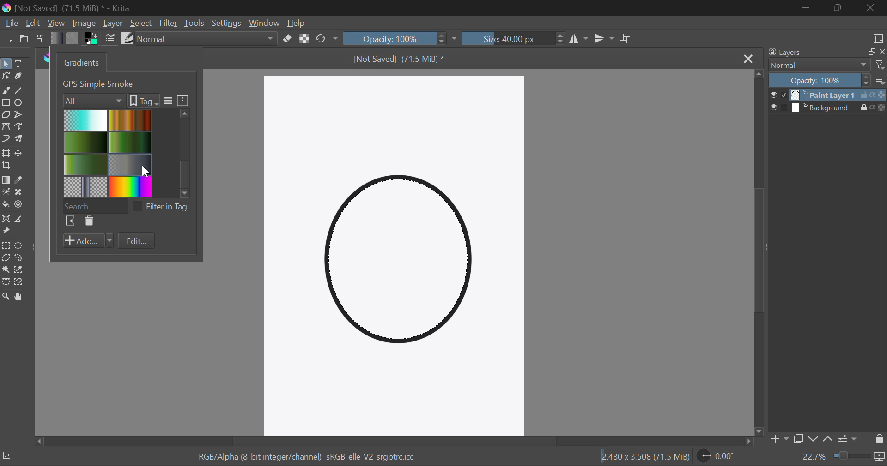 This screenshot has width=887, height=466. What do you see at coordinates (20, 78) in the screenshot?
I see `Calligraphic Tool` at bounding box center [20, 78].